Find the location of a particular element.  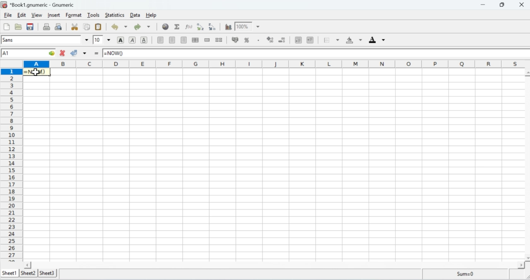

Align right is located at coordinates (185, 40).